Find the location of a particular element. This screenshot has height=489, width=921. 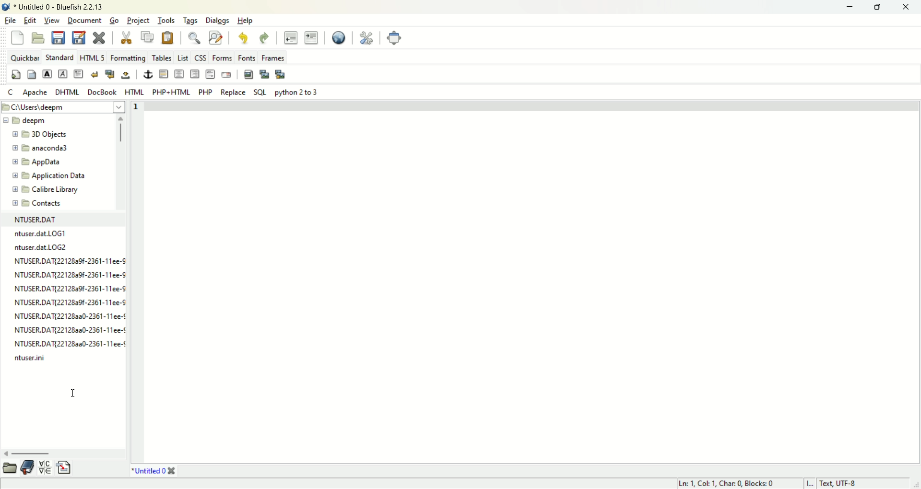

NTUSER.DATI22128a3a0-2361-11ee-¢ is located at coordinates (69, 316).